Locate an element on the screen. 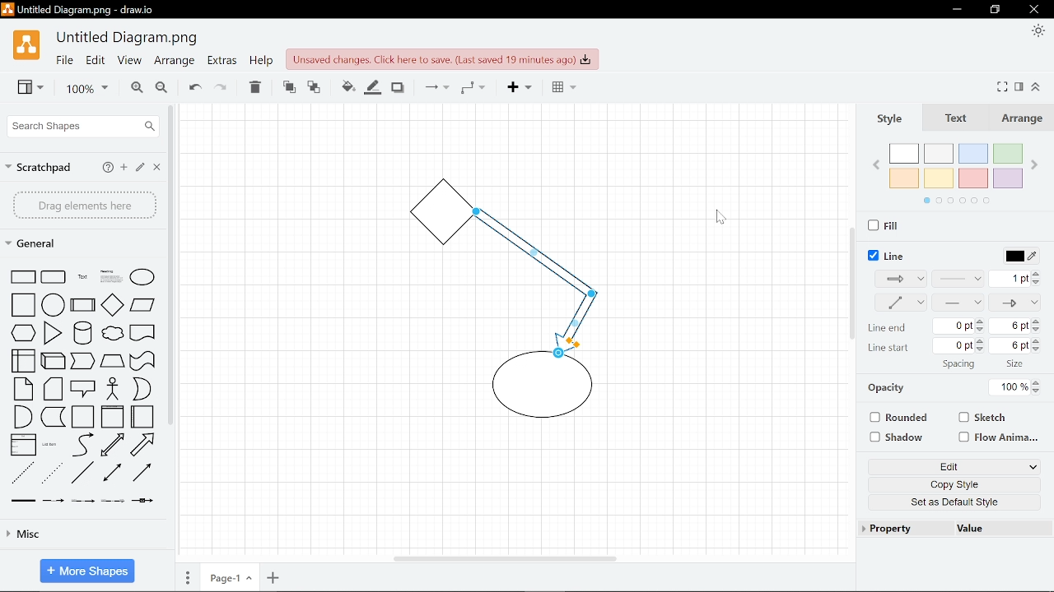 The width and height of the screenshot is (1054, 592). shape is located at coordinates (23, 389).